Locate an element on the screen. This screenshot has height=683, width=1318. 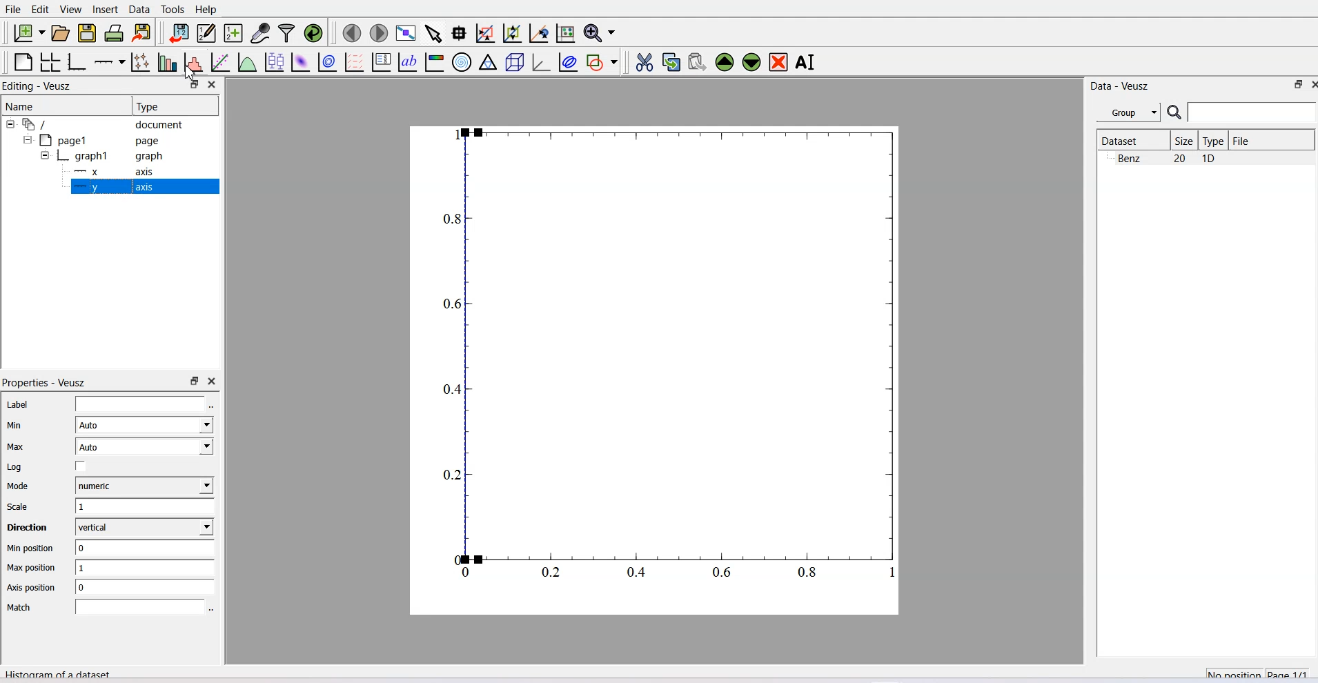
View is located at coordinates (72, 10).